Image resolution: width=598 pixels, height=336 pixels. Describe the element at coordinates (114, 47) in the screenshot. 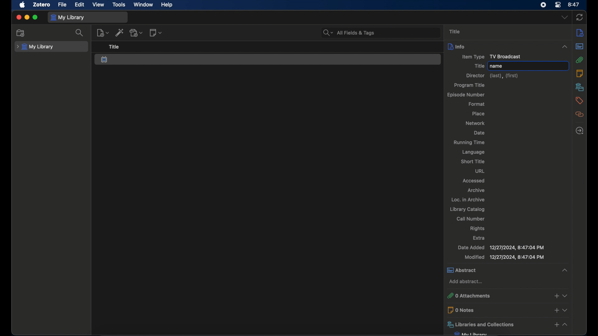

I see `title` at that location.